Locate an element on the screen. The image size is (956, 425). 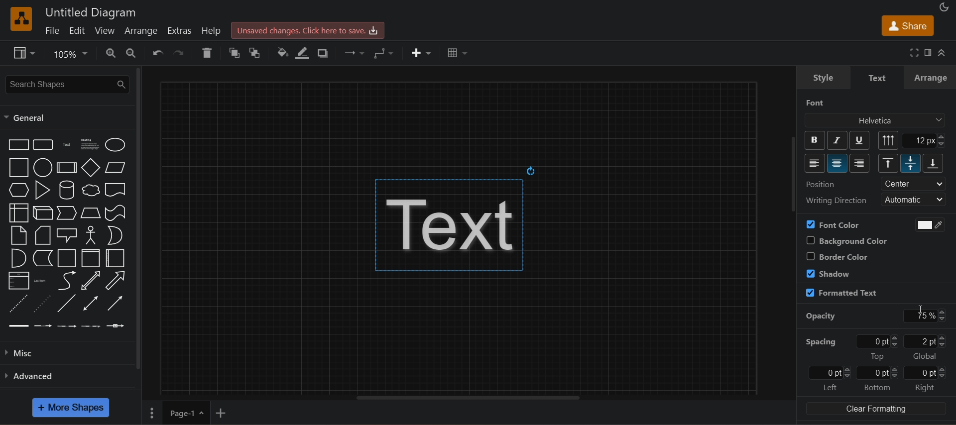
position is located at coordinates (822, 184).